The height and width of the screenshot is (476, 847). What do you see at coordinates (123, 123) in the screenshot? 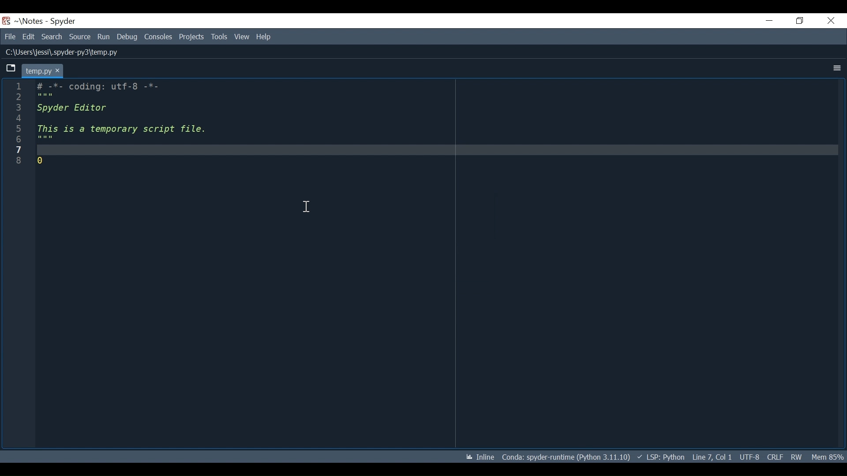
I see `-*- coding: utf-8 -*-spyder Editor this is a temporary script file.` at bounding box center [123, 123].